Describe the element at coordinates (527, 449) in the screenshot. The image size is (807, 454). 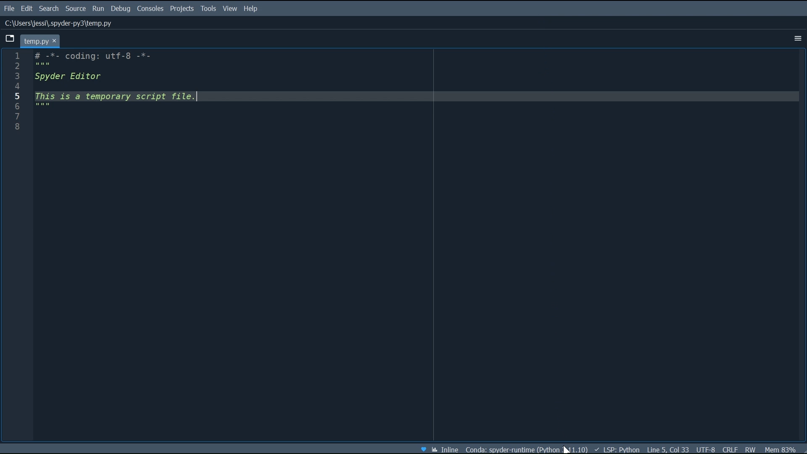
I see `File Directory` at that location.